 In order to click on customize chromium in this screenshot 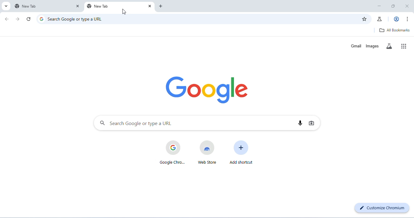, I will do `click(382, 207)`.